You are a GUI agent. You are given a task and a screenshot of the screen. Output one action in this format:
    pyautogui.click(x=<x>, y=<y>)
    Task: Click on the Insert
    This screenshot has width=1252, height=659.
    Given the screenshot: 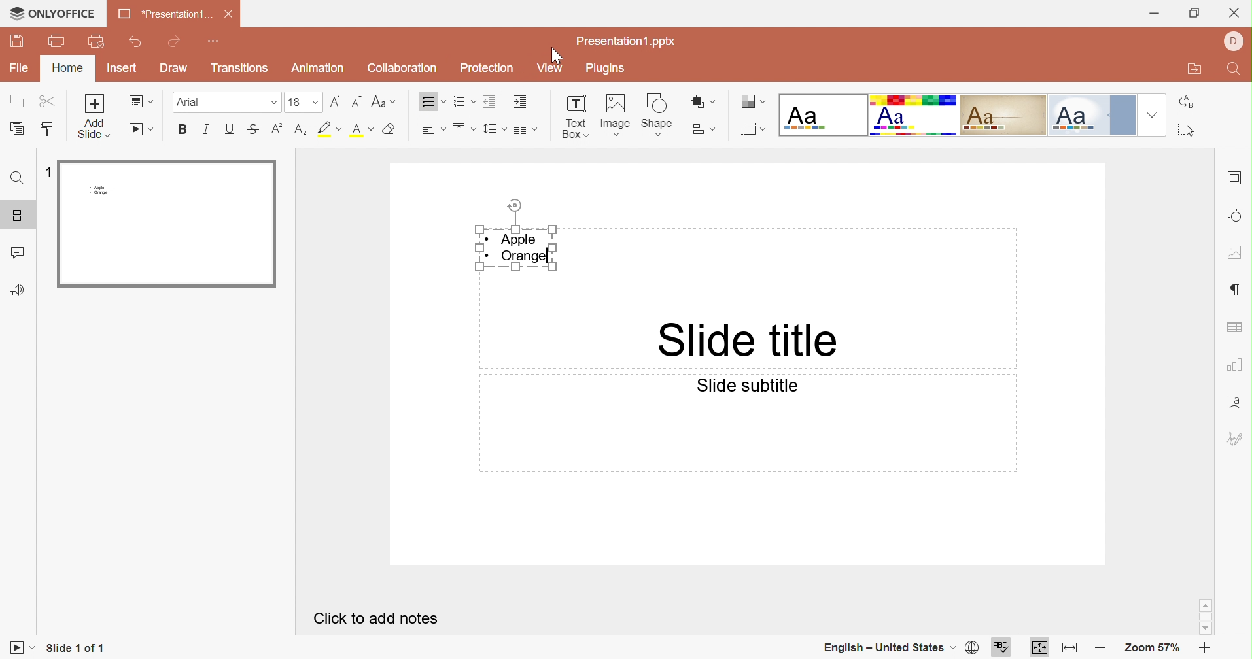 What is the action you would take?
    pyautogui.click(x=123, y=69)
    